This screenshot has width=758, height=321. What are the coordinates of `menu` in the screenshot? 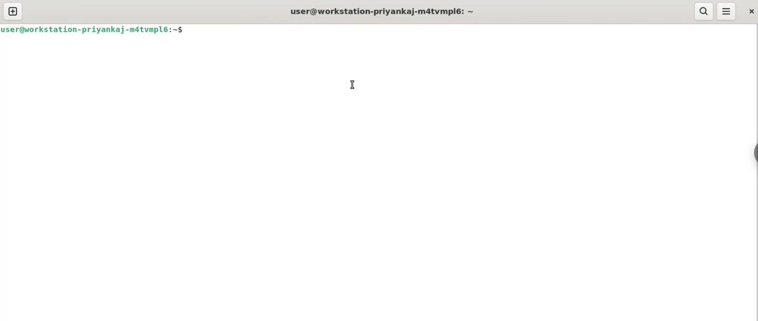 It's located at (727, 11).